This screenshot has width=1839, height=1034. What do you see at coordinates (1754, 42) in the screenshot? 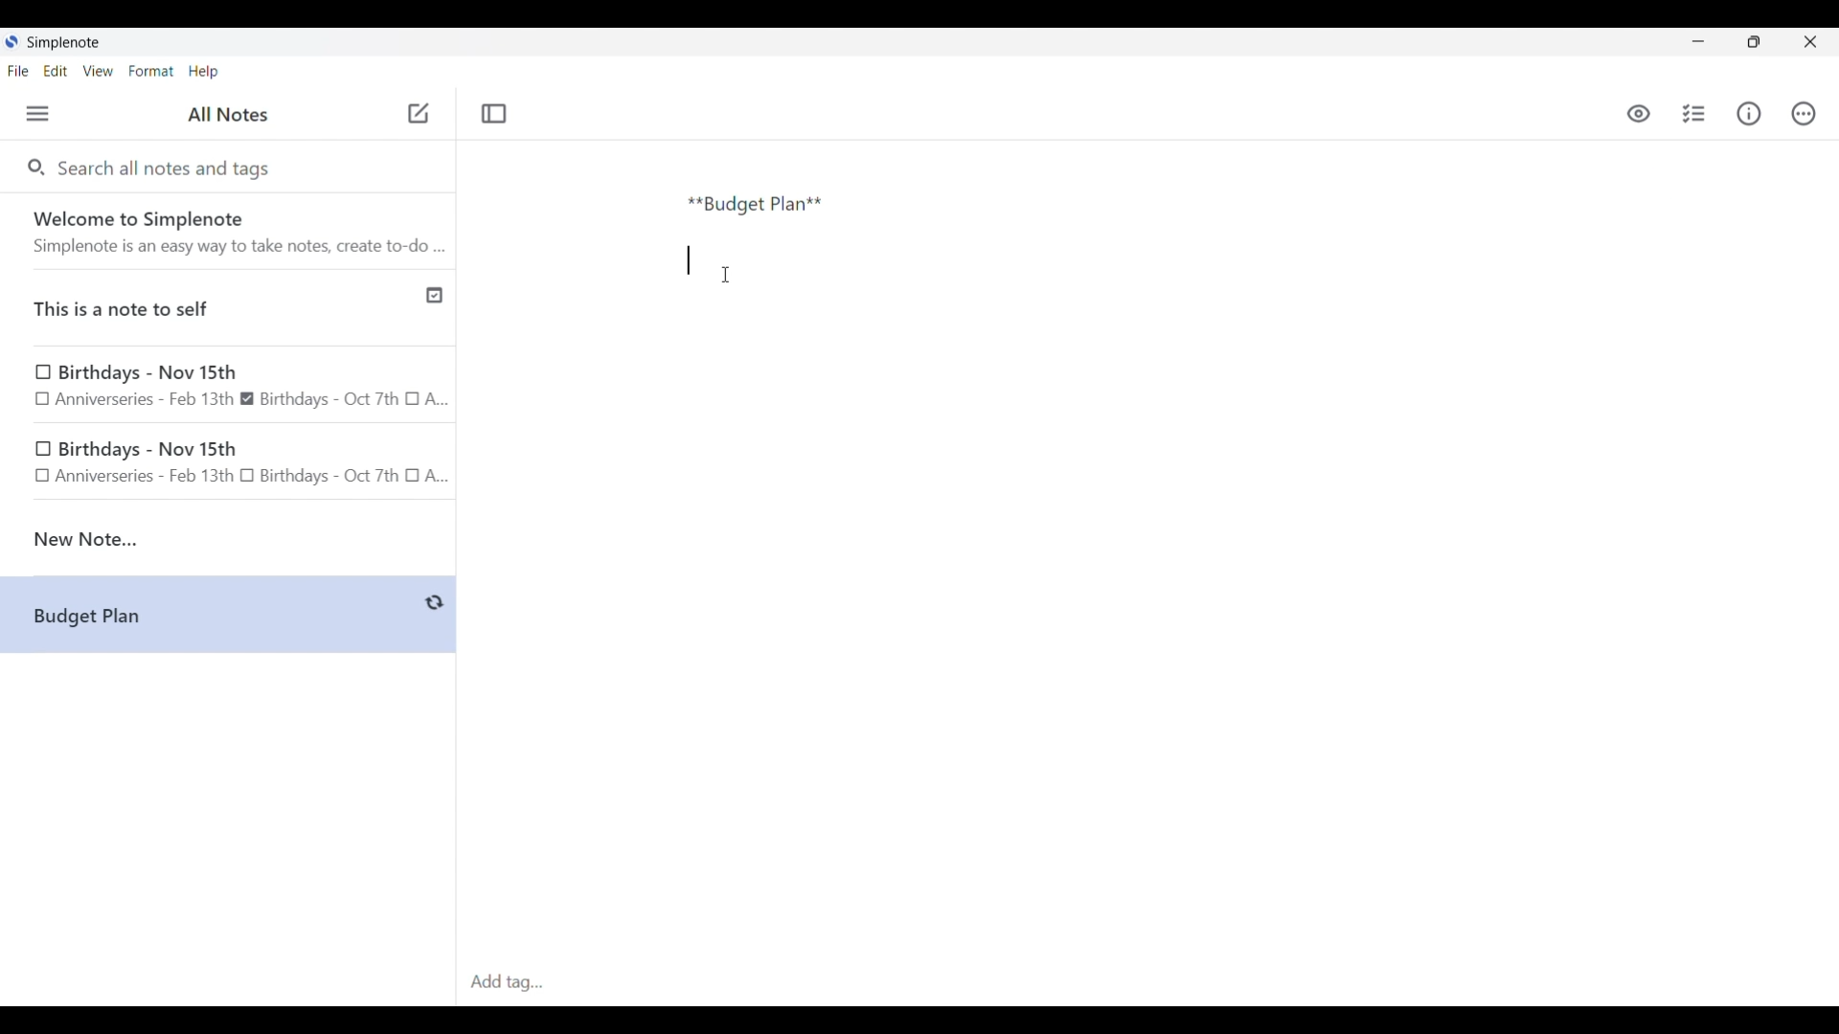
I see `Show interface in a smaller tab` at bounding box center [1754, 42].